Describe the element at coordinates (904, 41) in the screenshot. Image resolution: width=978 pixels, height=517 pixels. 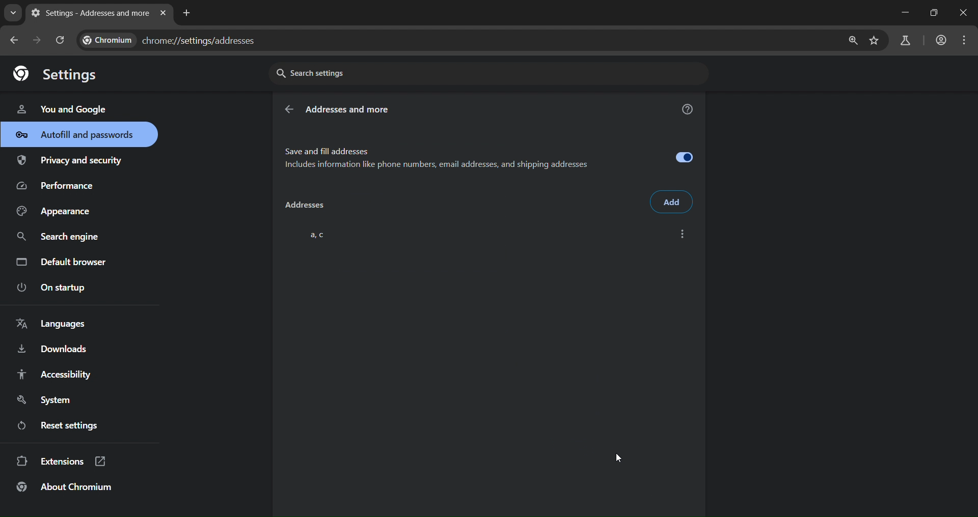
I see `search panel` at that location.